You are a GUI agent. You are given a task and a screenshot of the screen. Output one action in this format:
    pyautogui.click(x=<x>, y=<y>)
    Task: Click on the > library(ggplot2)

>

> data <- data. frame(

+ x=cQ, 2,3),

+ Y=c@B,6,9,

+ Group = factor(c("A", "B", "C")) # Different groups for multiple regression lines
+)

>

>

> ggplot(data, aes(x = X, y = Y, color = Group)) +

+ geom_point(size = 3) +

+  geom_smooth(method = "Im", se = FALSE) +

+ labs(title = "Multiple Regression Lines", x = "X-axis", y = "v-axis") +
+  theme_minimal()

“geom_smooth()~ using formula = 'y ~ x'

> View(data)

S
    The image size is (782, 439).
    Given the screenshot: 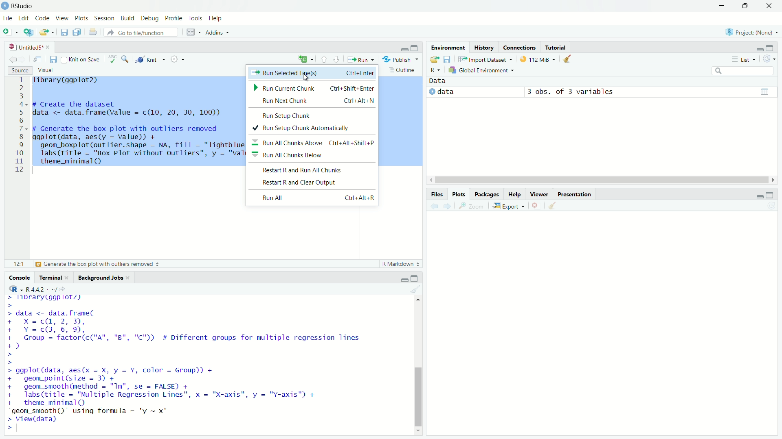 What is the action you would take?
    pyautogui.click(x=192, y=363)
    